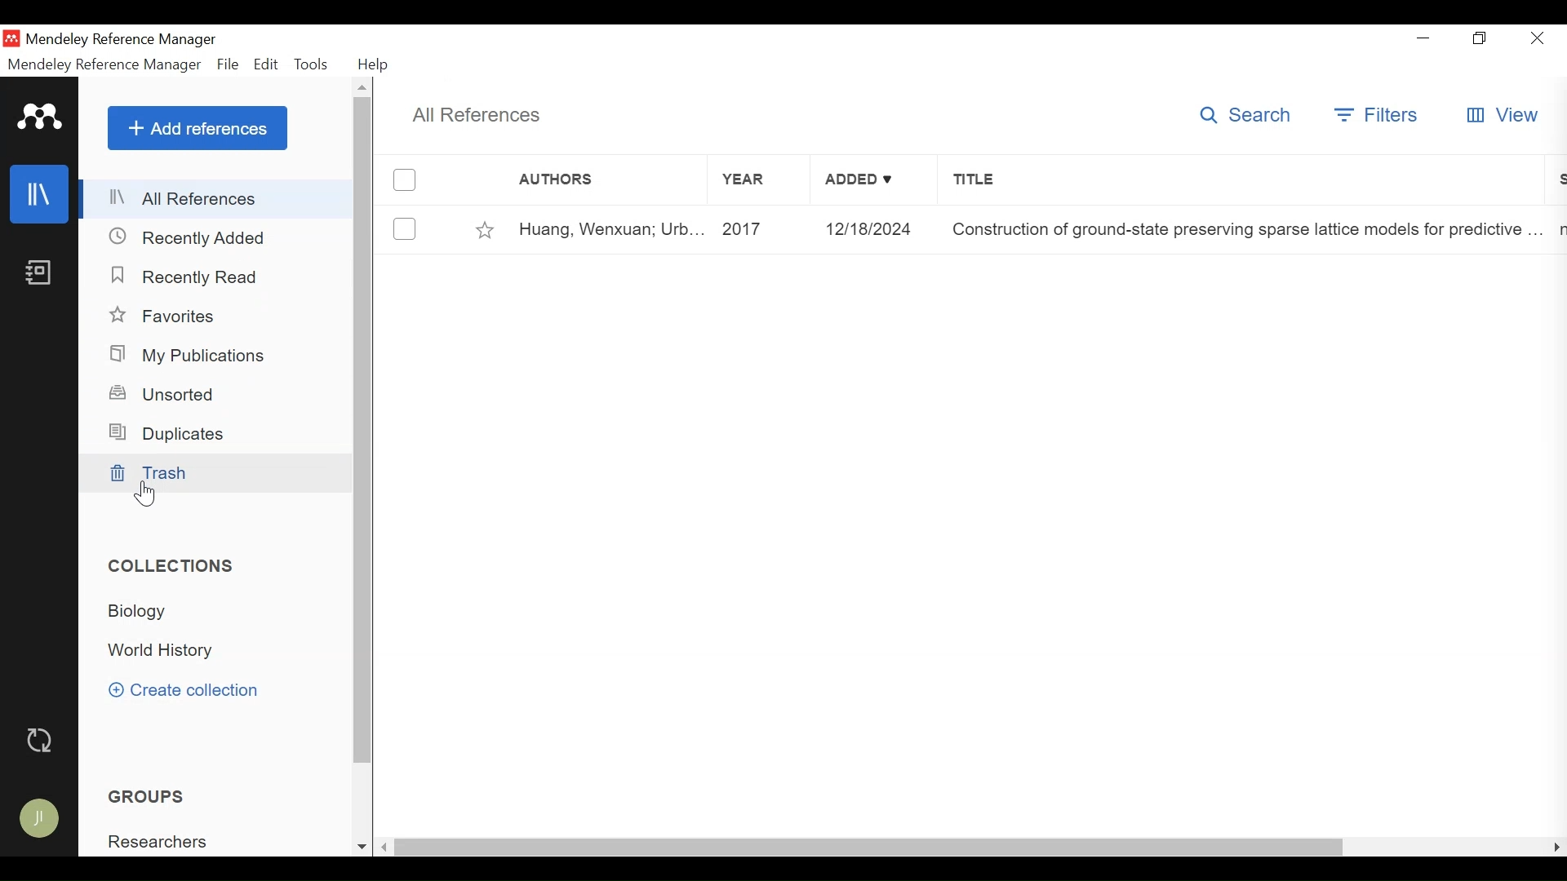 This screenshot has height=881, width=1567. Describe the element at coordinates (384, 847) in the screenshot. I see `Scroll Left` at that location.